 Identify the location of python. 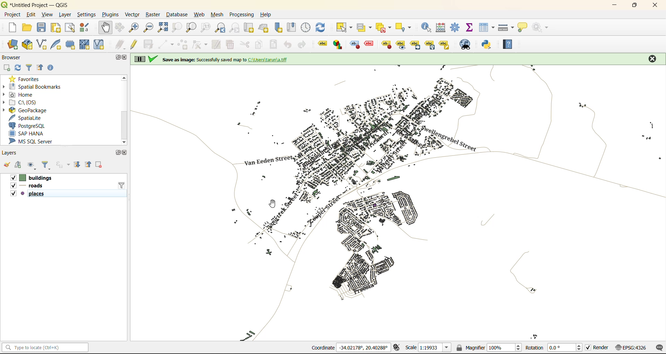
(489, 45).